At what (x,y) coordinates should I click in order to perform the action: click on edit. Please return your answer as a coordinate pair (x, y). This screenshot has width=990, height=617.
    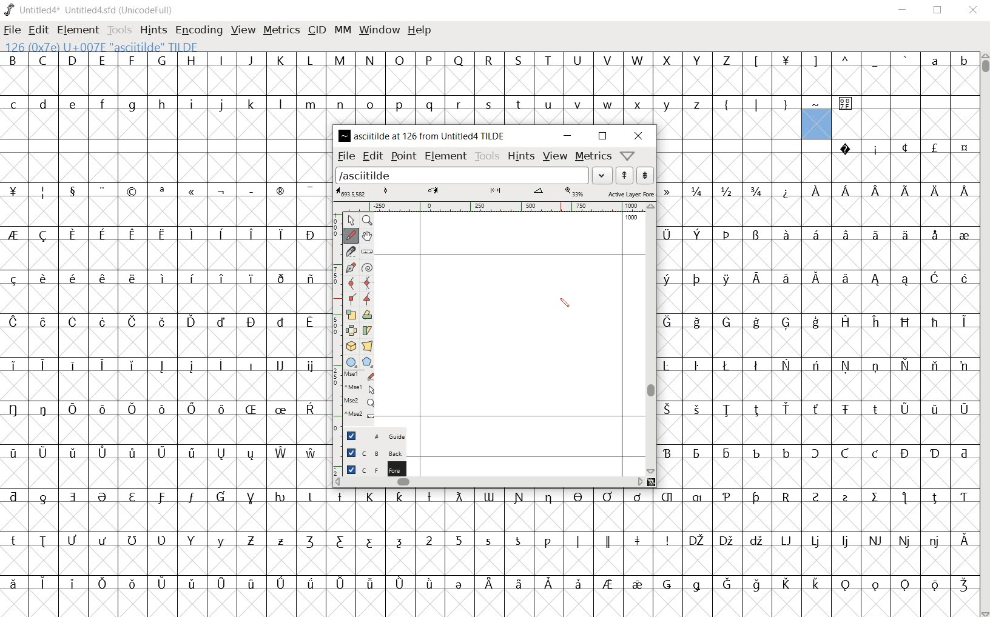
    Looking at the image, I should click on (372, 156).